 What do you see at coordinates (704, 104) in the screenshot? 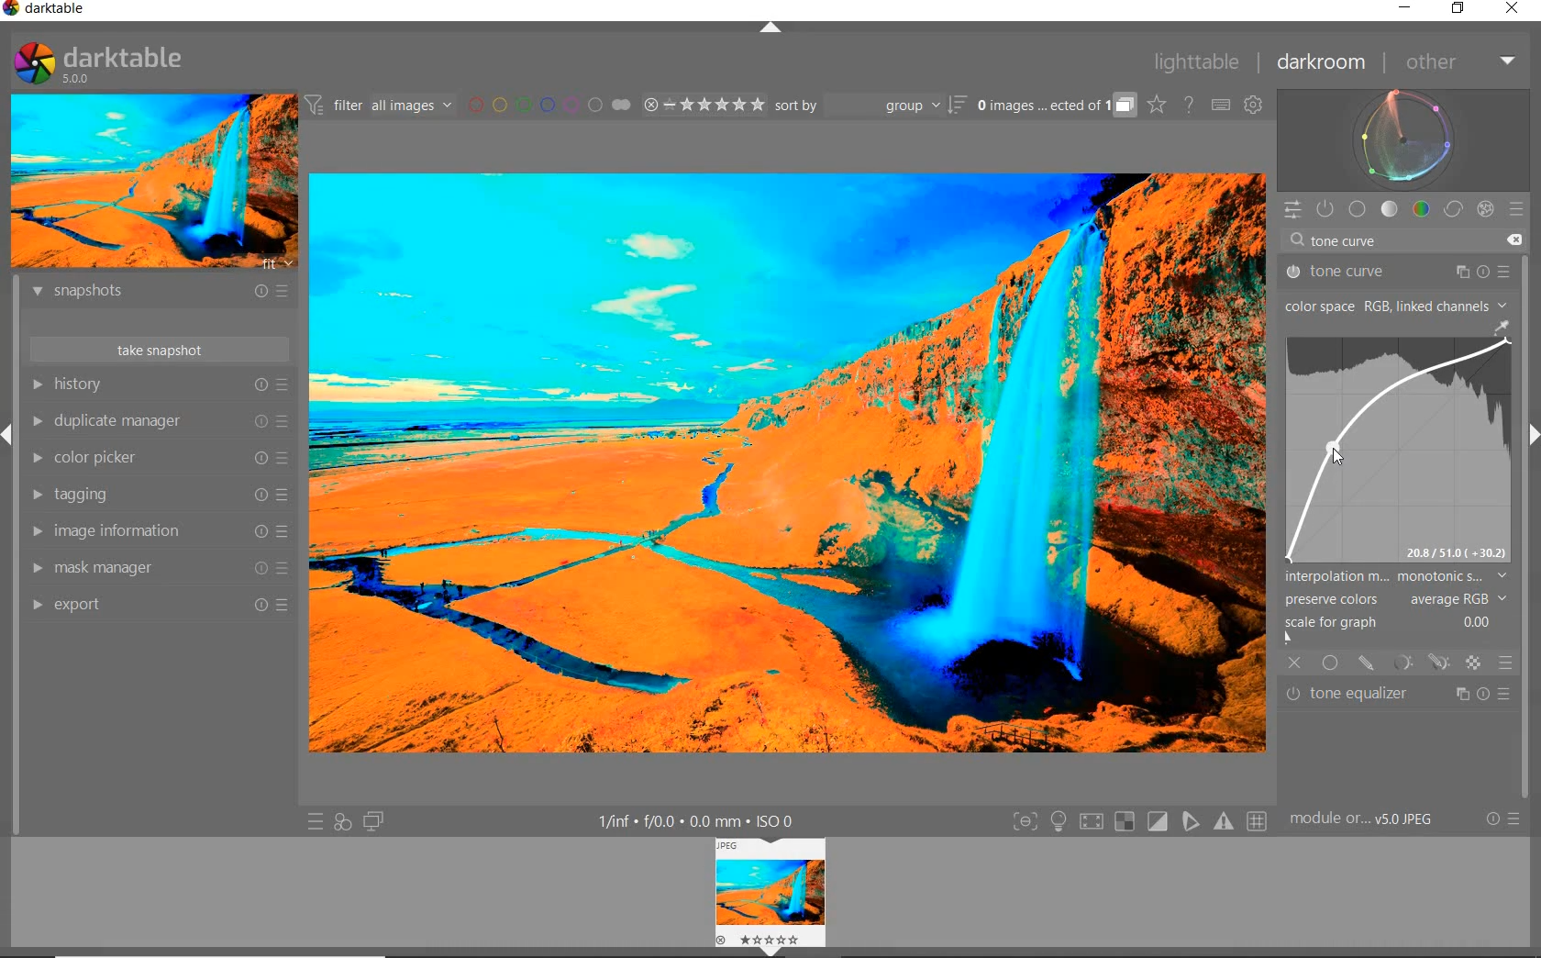
I see `RANGE RATING OF SELECTED IMAGES` at bounding box center [704, 104].